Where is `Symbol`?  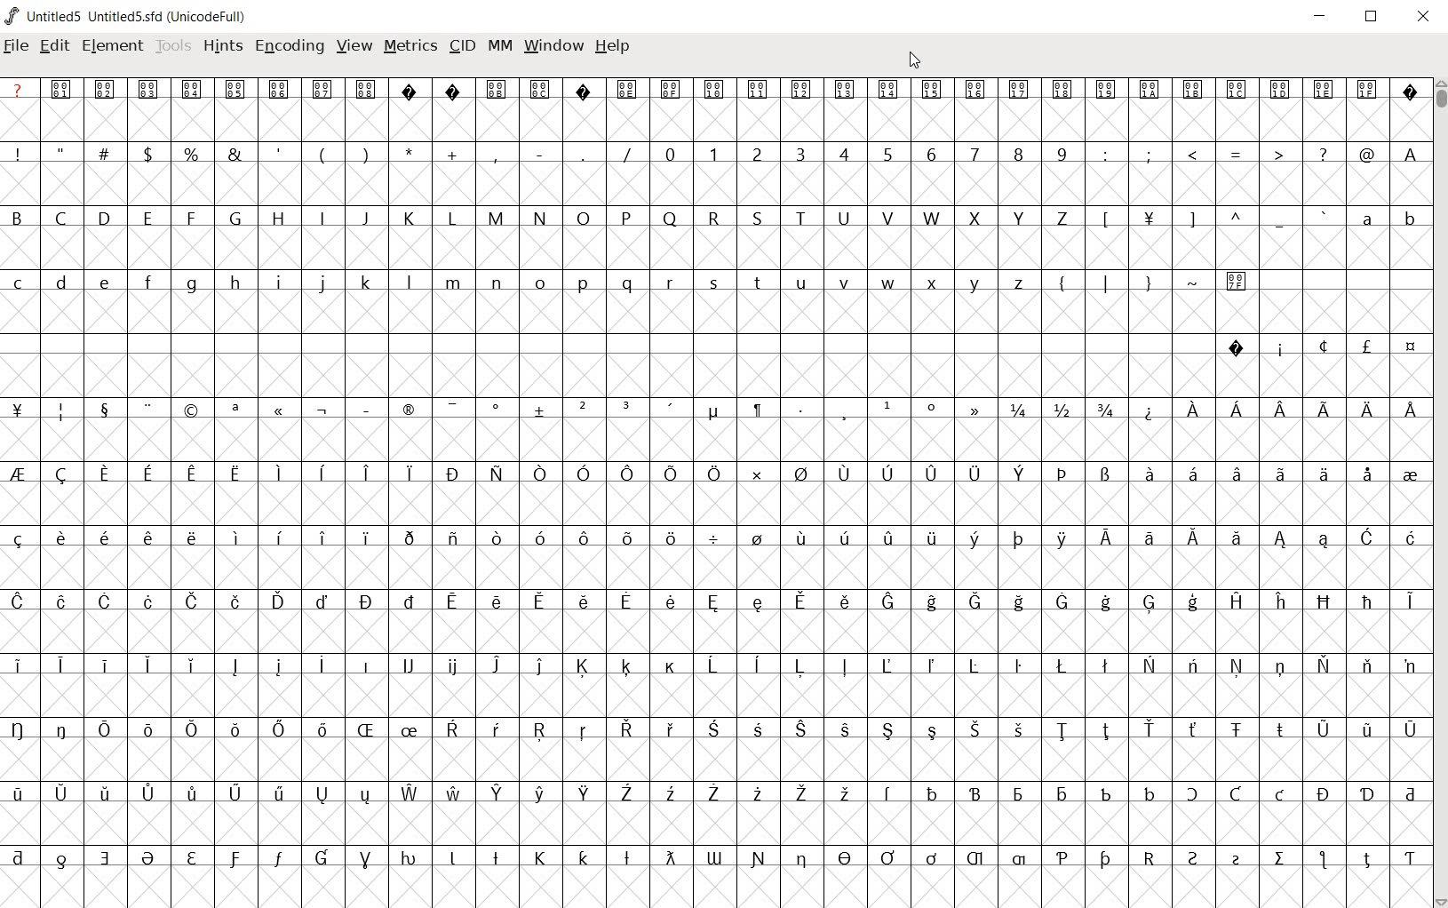 Symbol is located at coordinates (1152, 91).